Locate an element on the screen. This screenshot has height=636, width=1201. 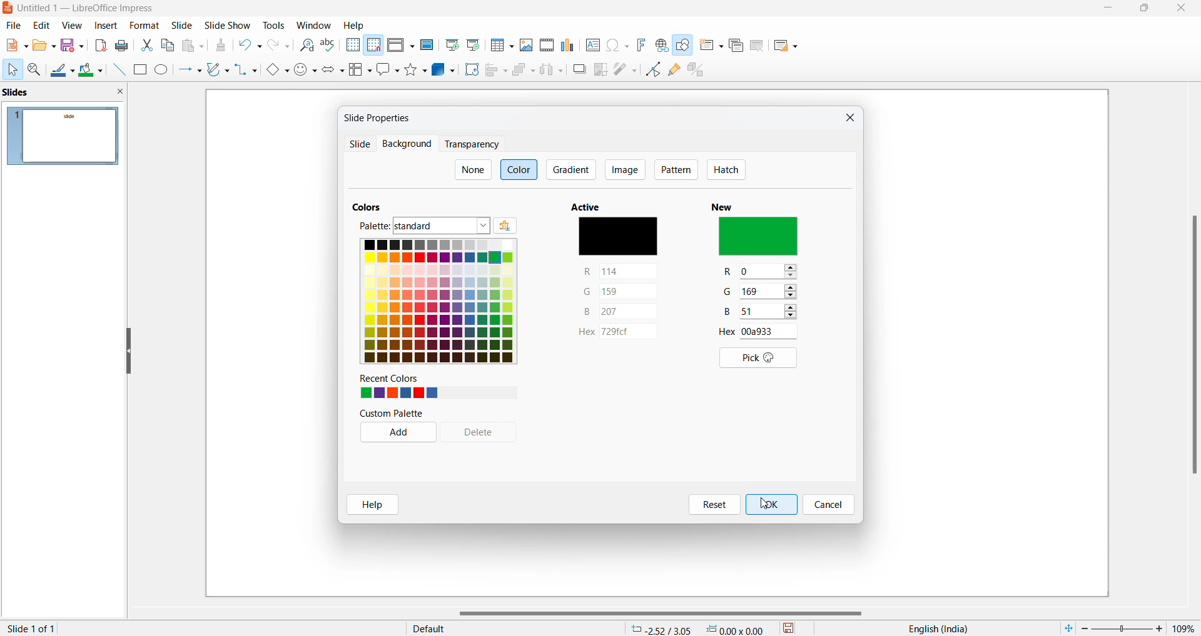
file name is located at coordinates (82, 9).